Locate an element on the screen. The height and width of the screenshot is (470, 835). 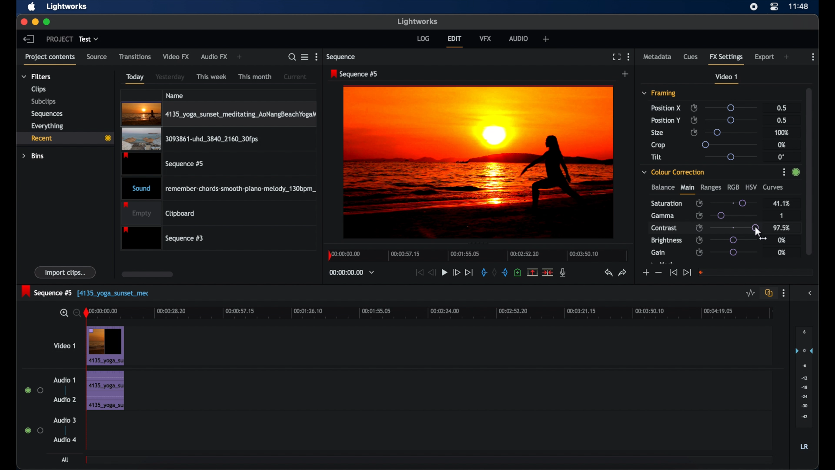
edit is located at coordinates (454, 41).